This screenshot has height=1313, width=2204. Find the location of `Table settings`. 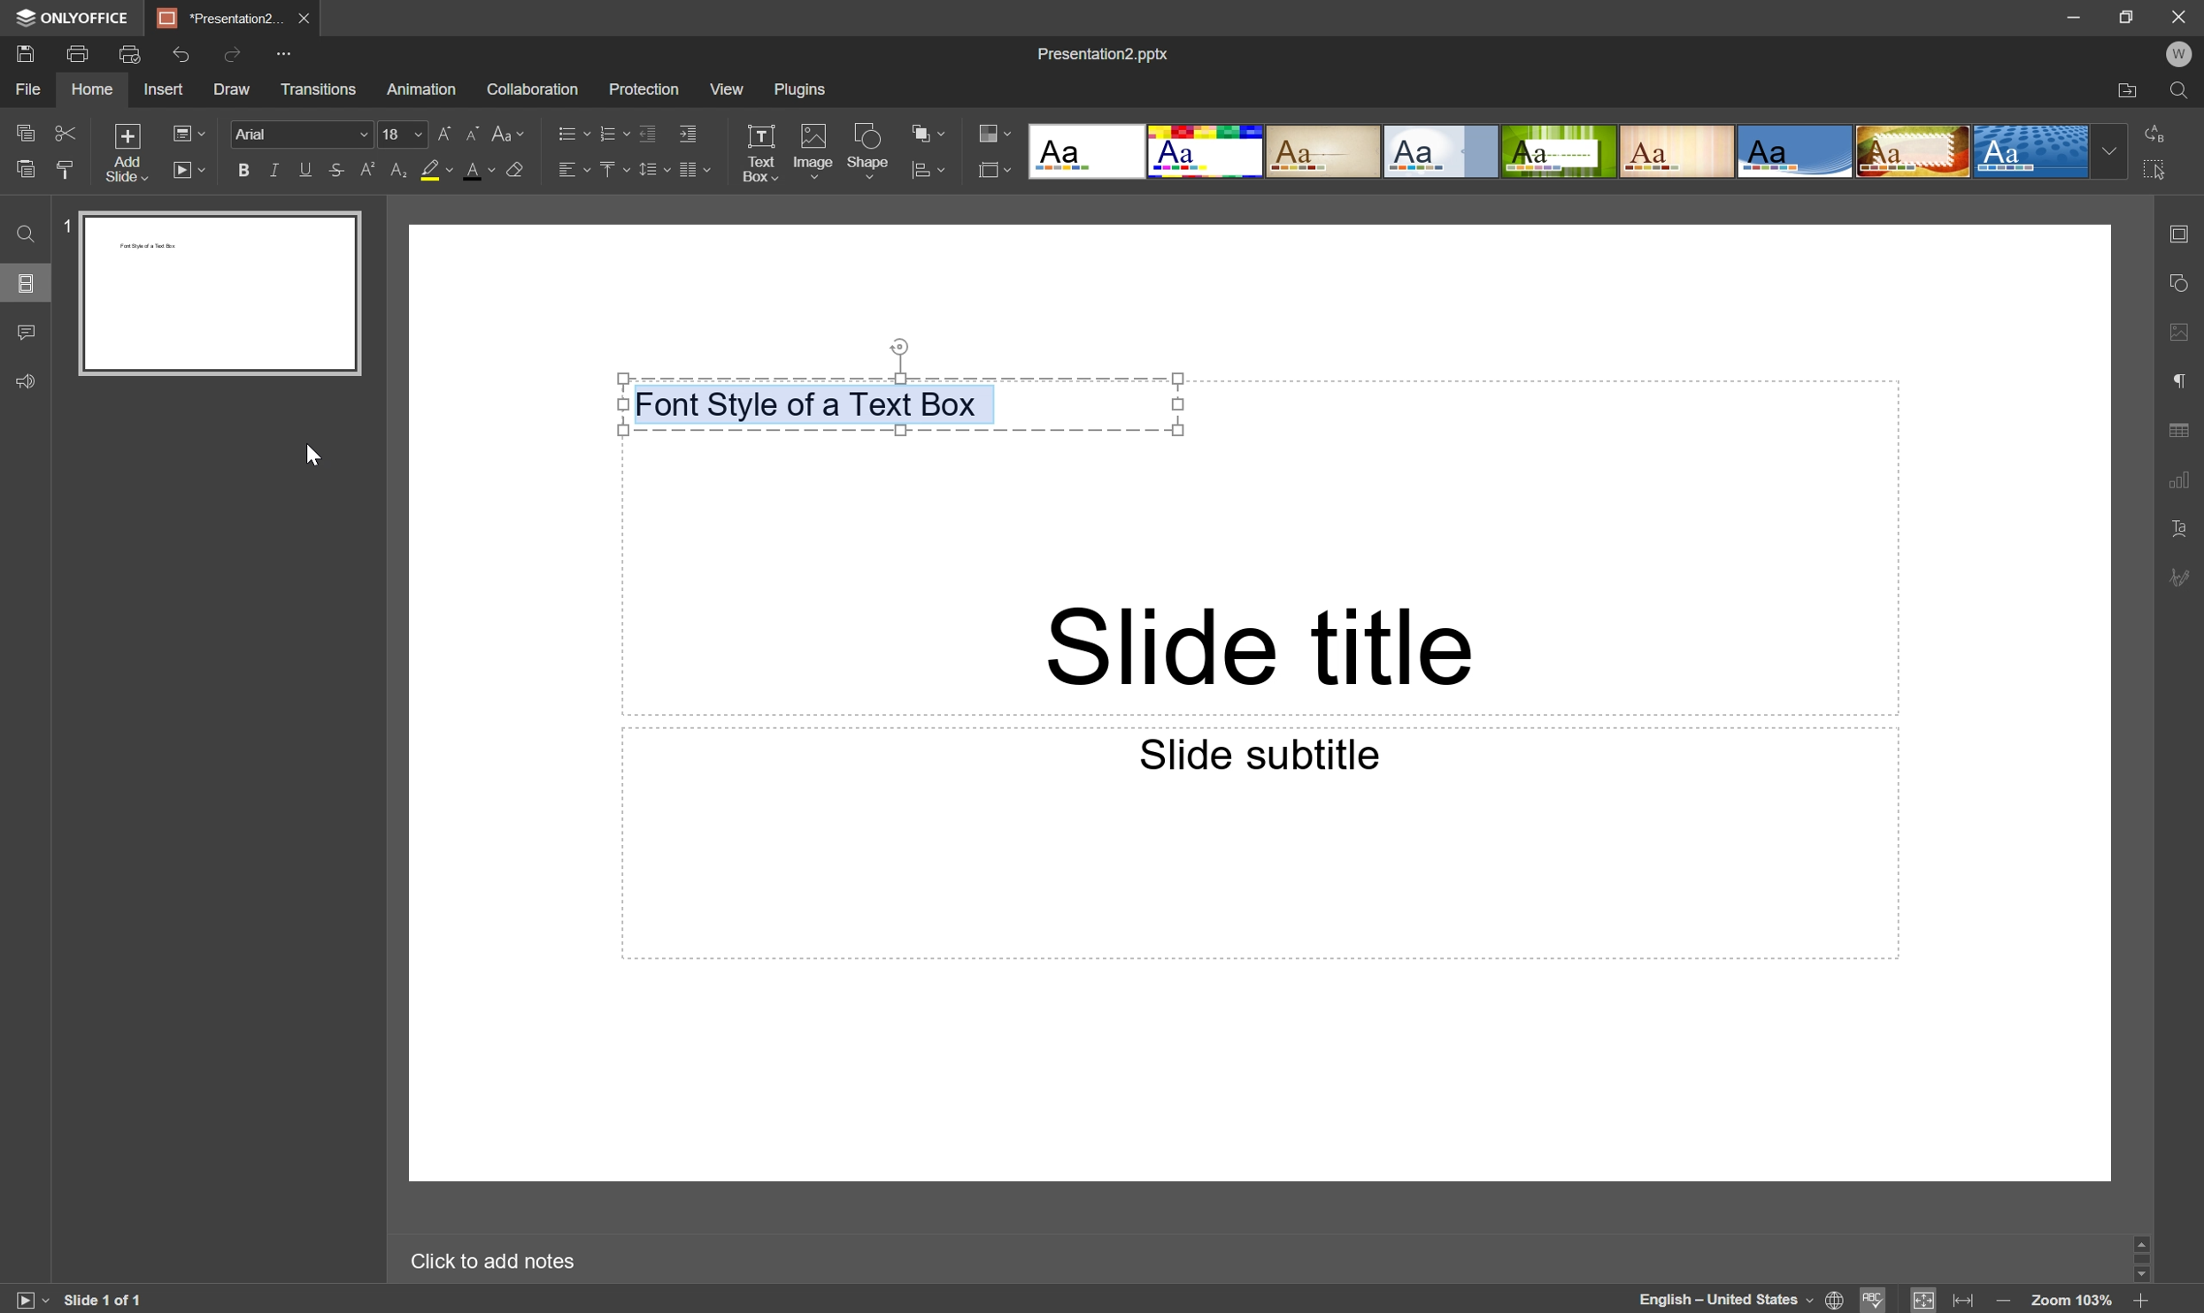

Table settings is located at coordinates (2186, 428).